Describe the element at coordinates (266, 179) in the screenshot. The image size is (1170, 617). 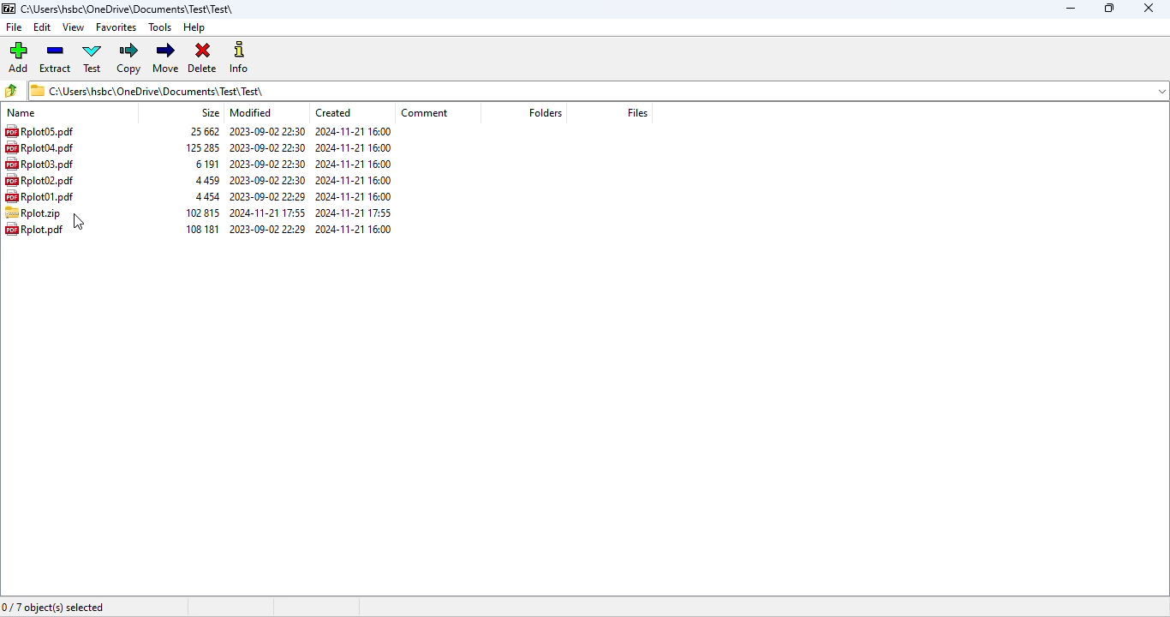
I see `2023-09-02 22:30` at that location.